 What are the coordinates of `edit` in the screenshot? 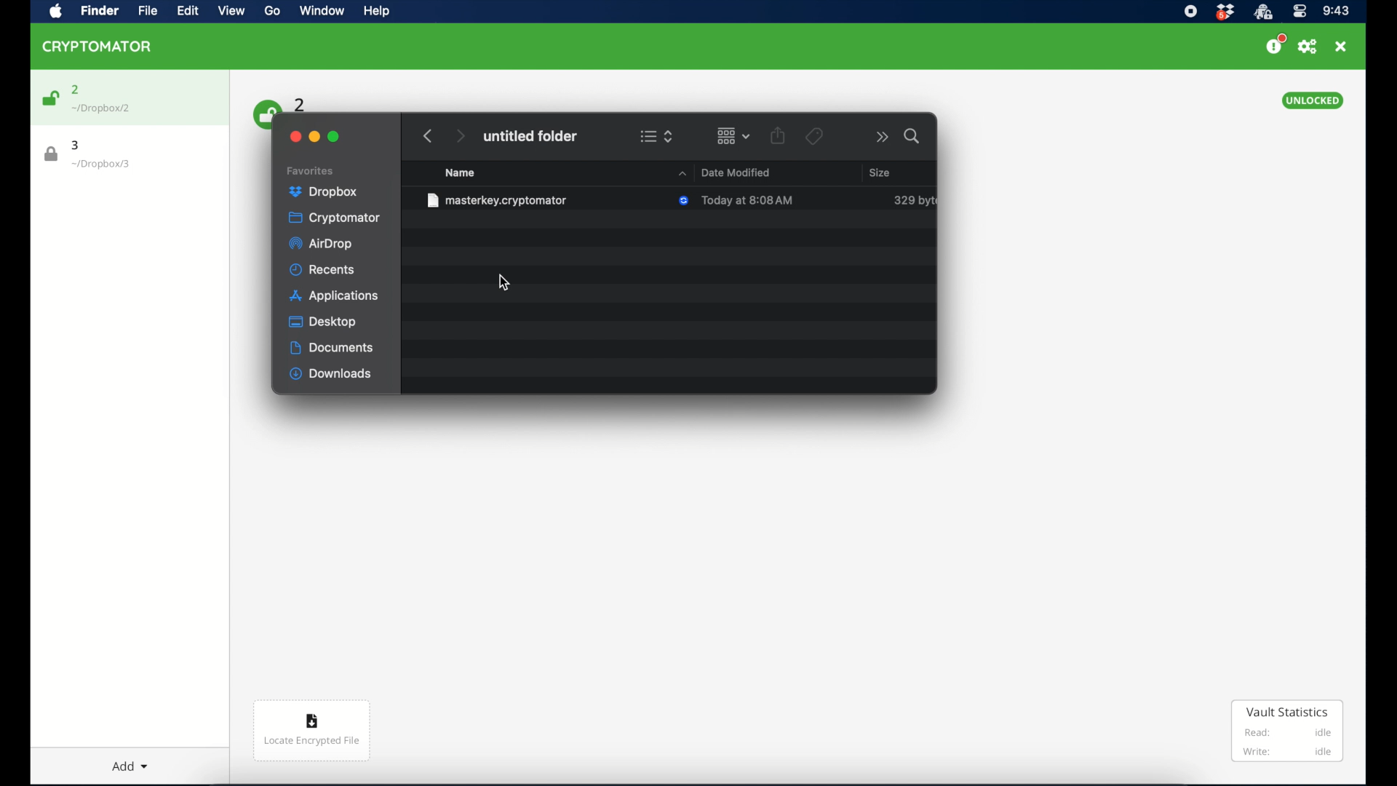 It's located at (187, 10).